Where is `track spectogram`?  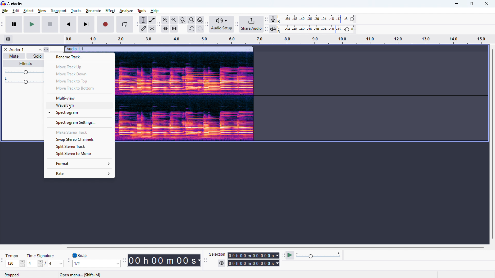
track spectogram is located at coordinates (208, 98).